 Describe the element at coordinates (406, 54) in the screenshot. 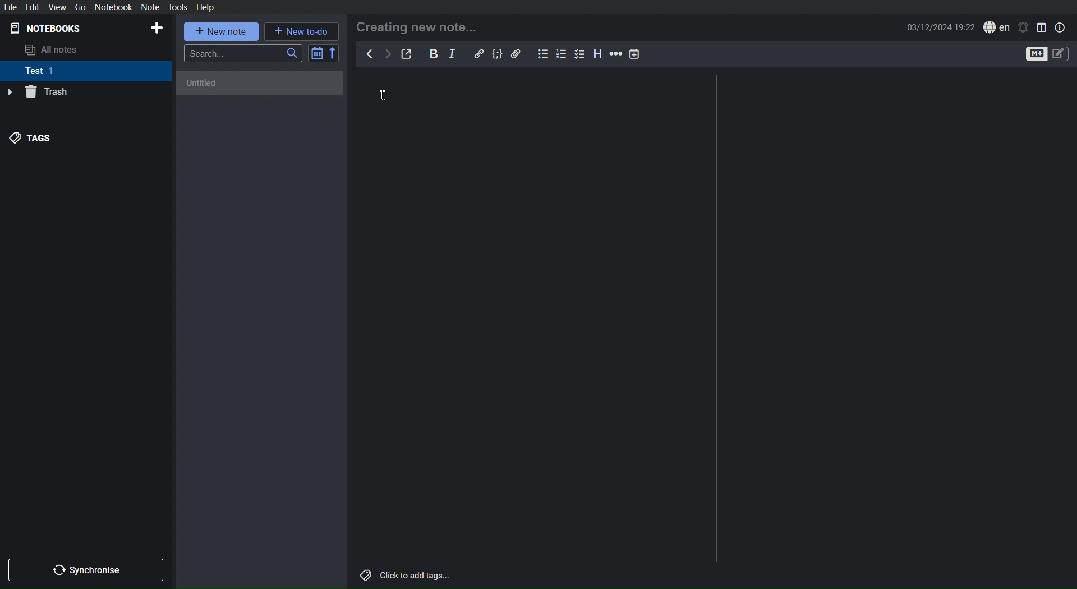

I see `Edit externally` at that location.